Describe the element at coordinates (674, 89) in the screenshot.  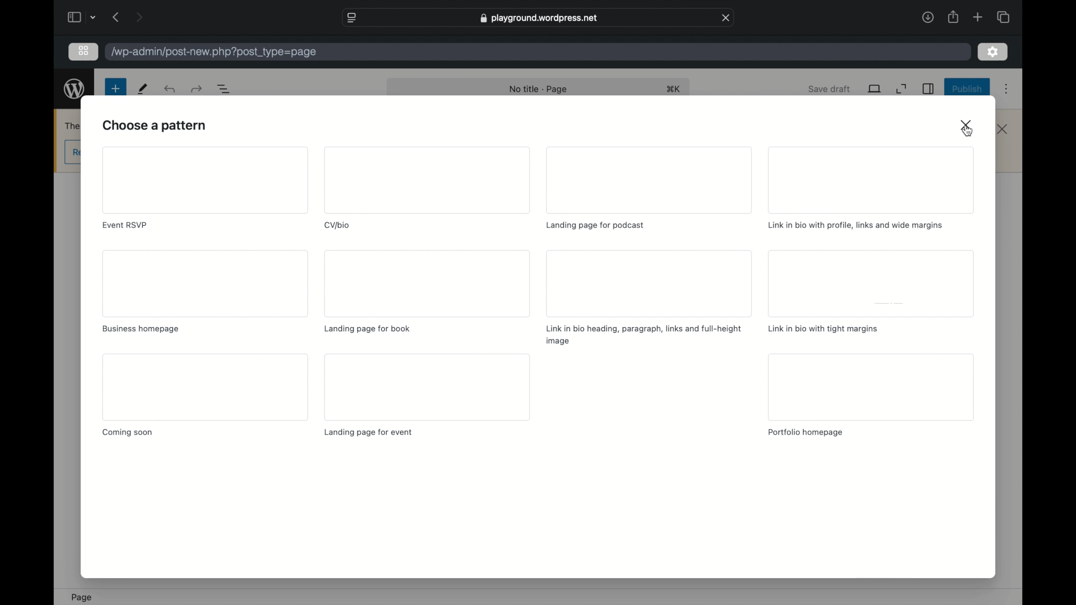
I see `shortcut` at that location.